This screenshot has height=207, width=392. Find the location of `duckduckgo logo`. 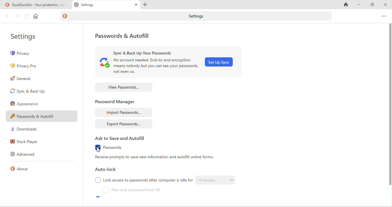

duckduckgo logo is located at coordinates (6, 5).